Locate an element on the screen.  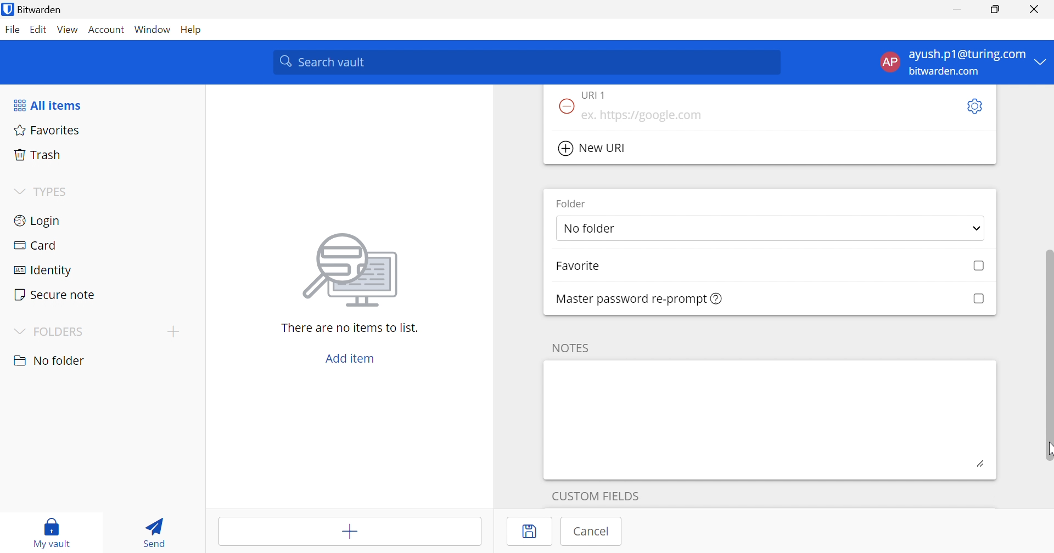
No folder is located at coordinates (591, 229).